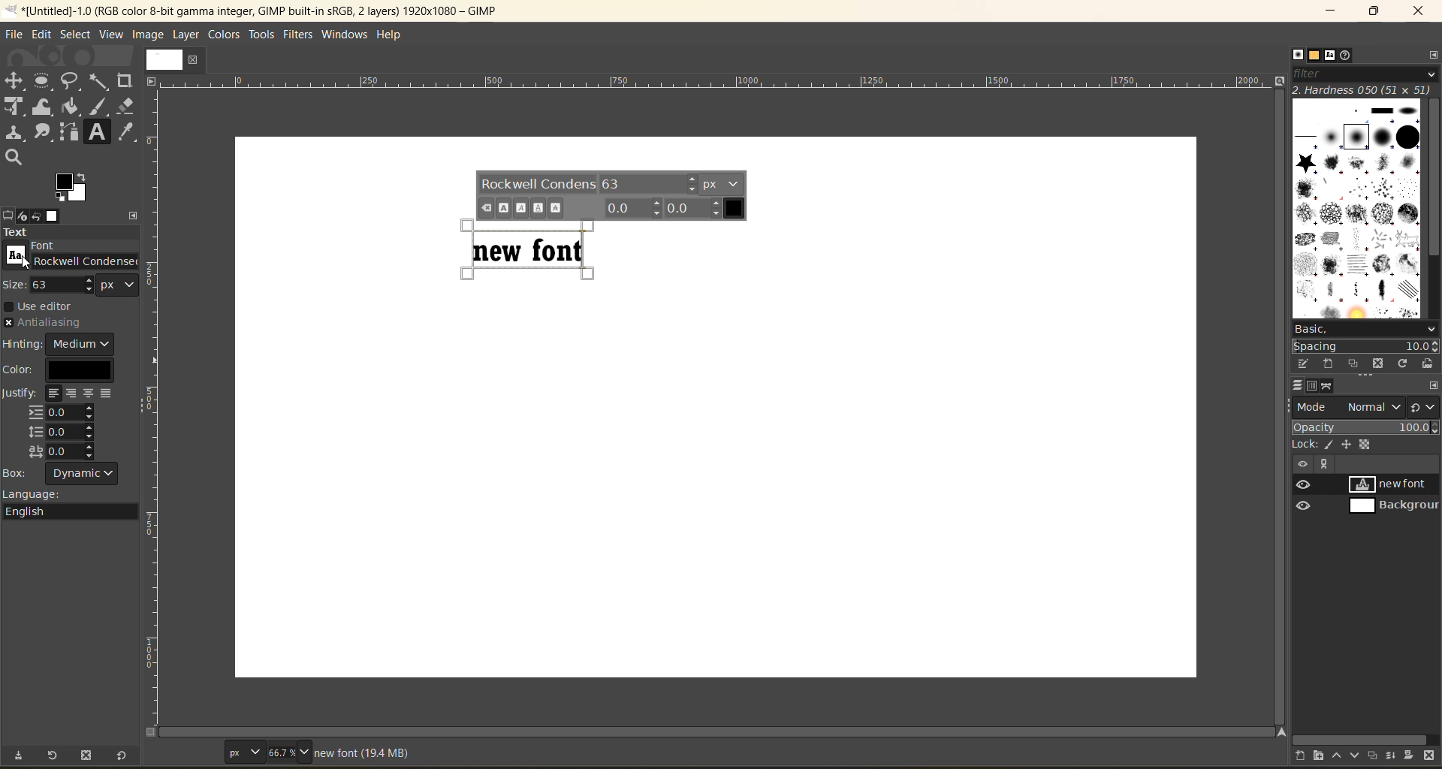 This screenshot has height=769, width=1442. Describe the element at coordinates (313, 749) in the screenshot. I see `zoom` at that location.